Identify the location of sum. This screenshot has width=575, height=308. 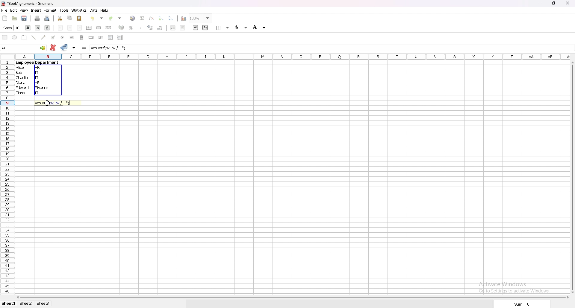
(520, 304).